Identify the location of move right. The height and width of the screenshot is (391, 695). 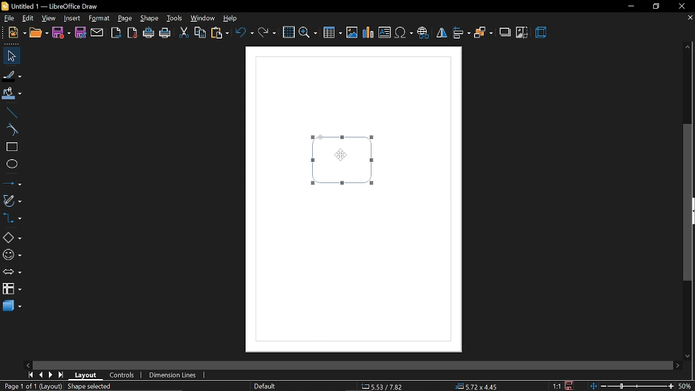
(678, 364).